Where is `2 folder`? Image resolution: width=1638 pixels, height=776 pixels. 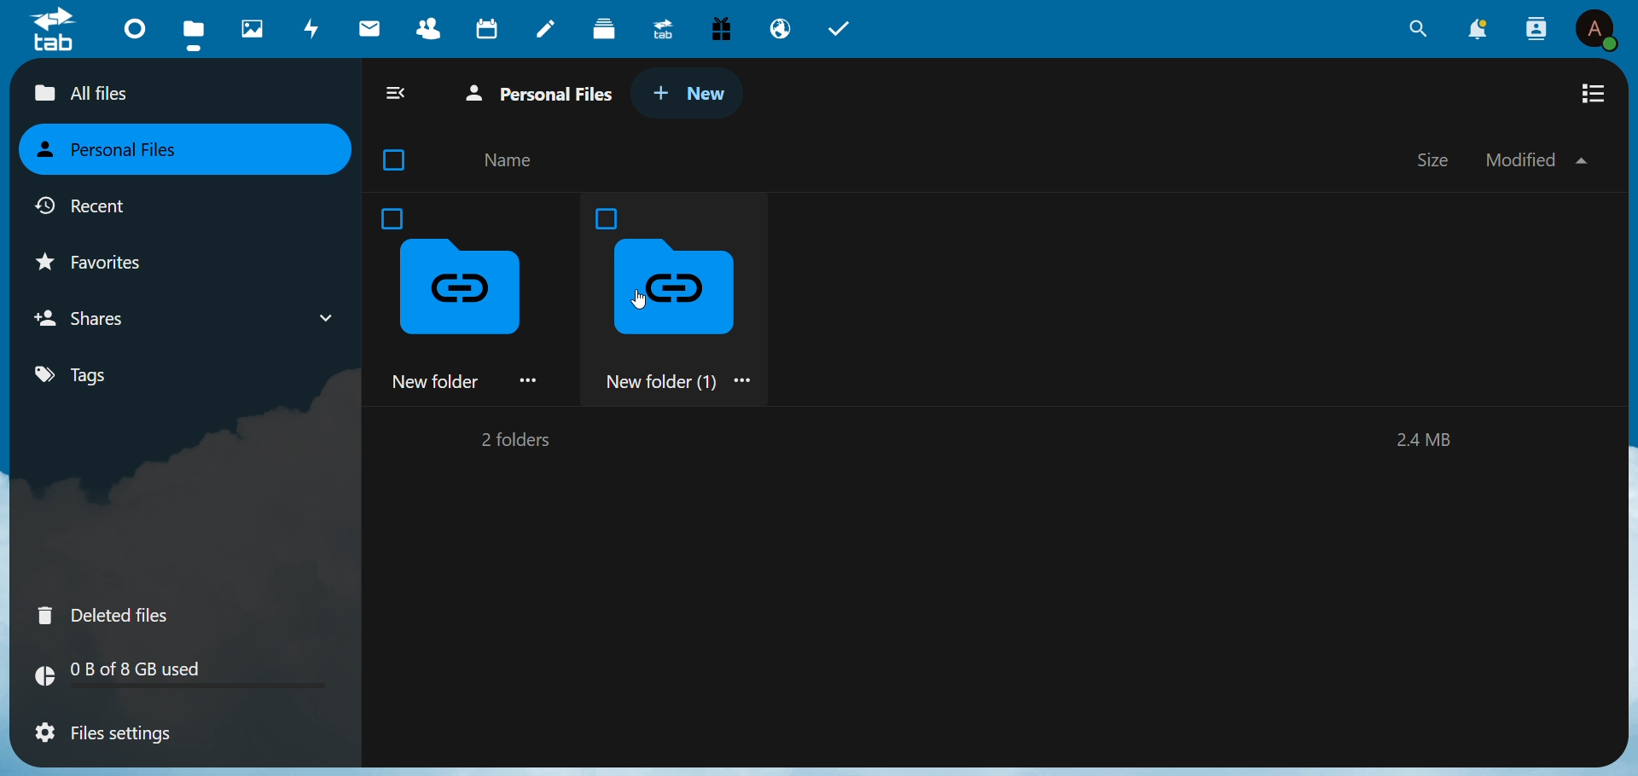
2 folder is located at coordinates (511, 443).